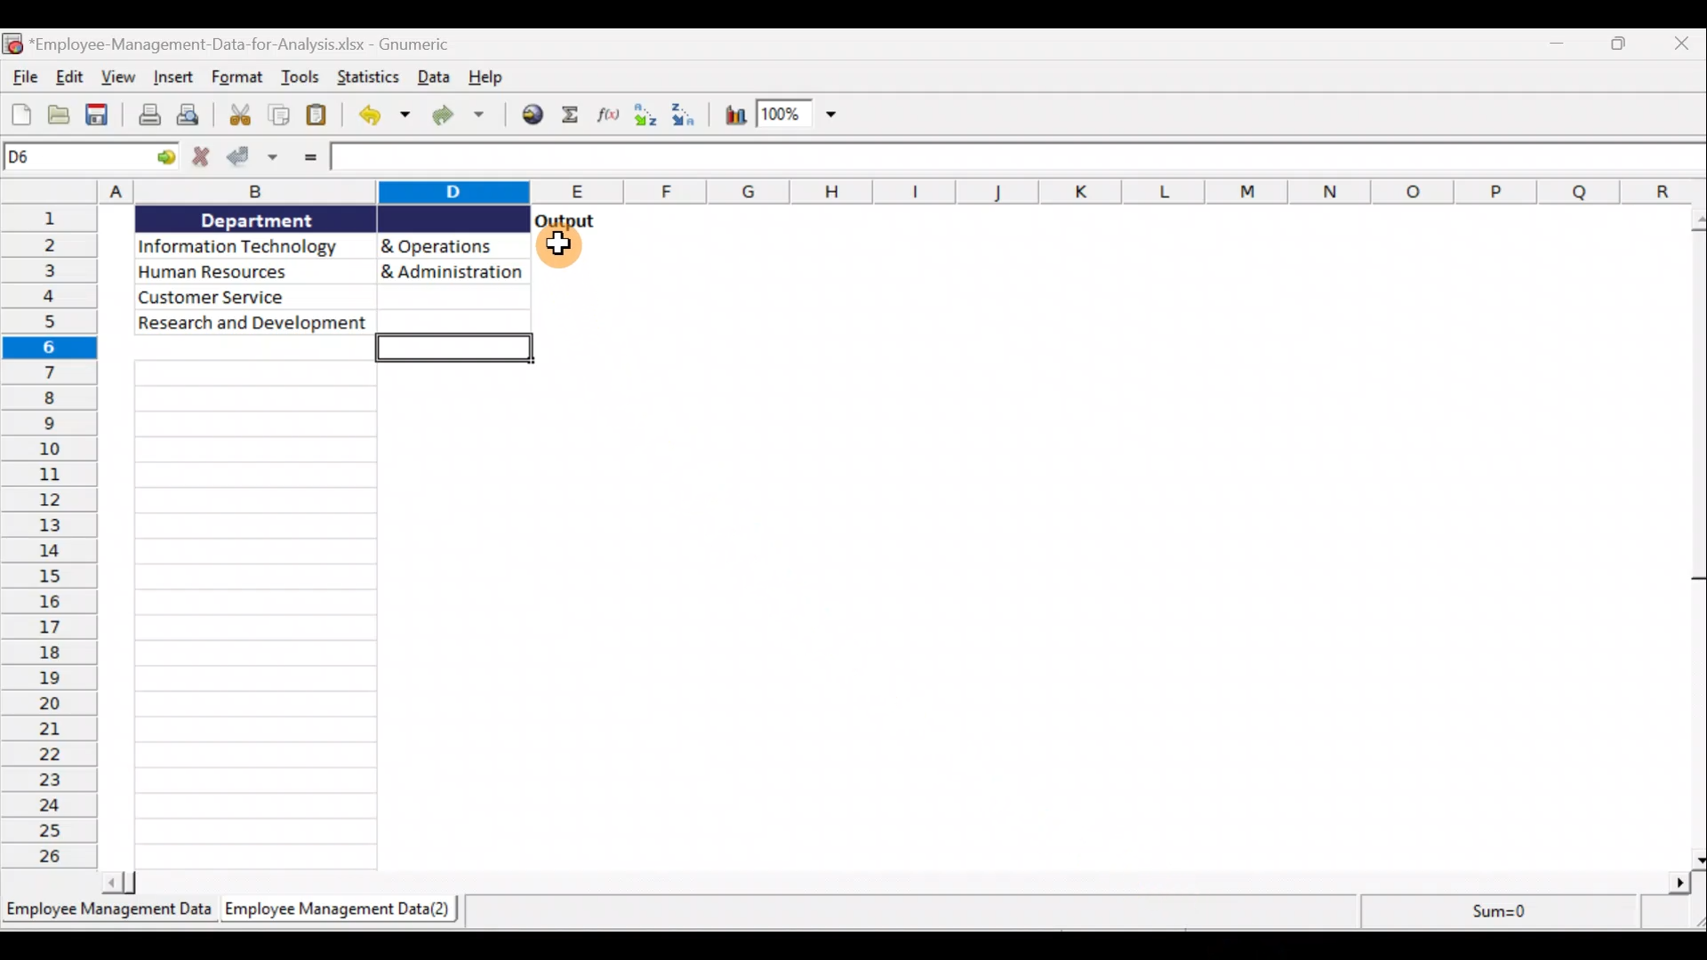 The width and height of the screenshot is (1707, 960). Describe the element at coordinates (565, 220) in the screenshot. I see `output` at that location.